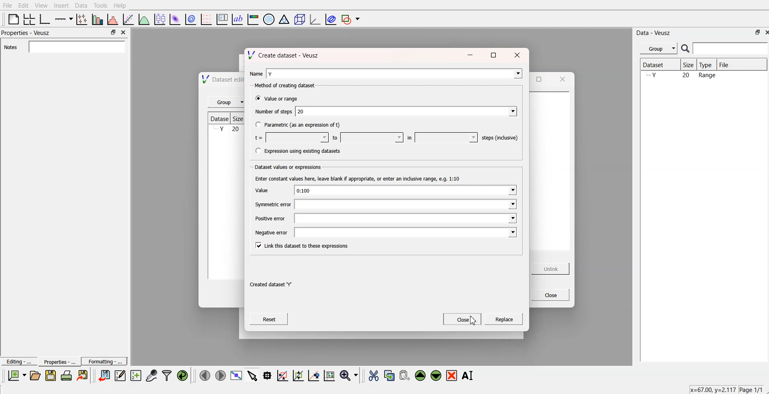 The width and height of the screenshot is (769, 394). I want to click on Enter constant values here, leave blank if appropriate, or enter an inclusive range, e.g. 1:10, so click(356, 179).